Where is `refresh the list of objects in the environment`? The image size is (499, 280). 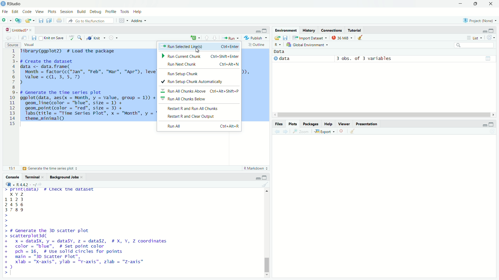
refresh the list of objects in the environment is located at coordinates (493, 38).